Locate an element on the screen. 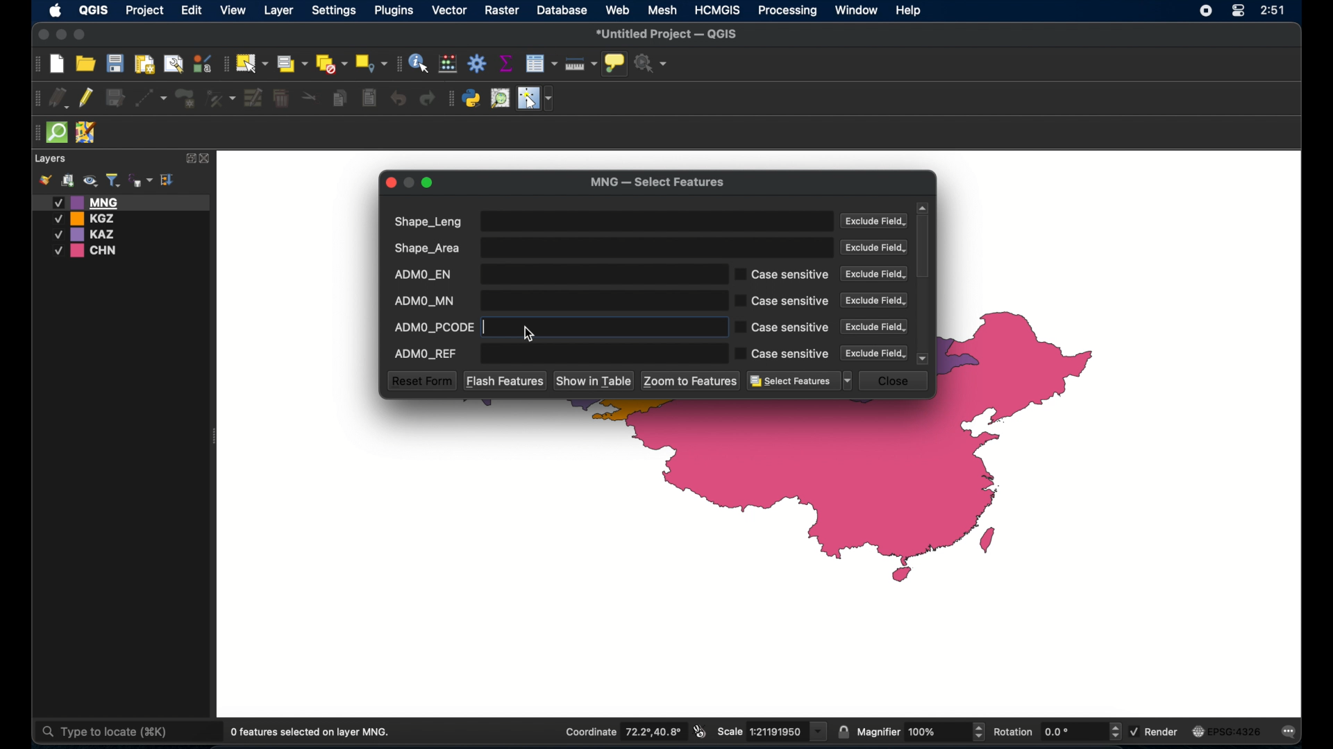  scroll down arrow is located at coordinates (924, 359).